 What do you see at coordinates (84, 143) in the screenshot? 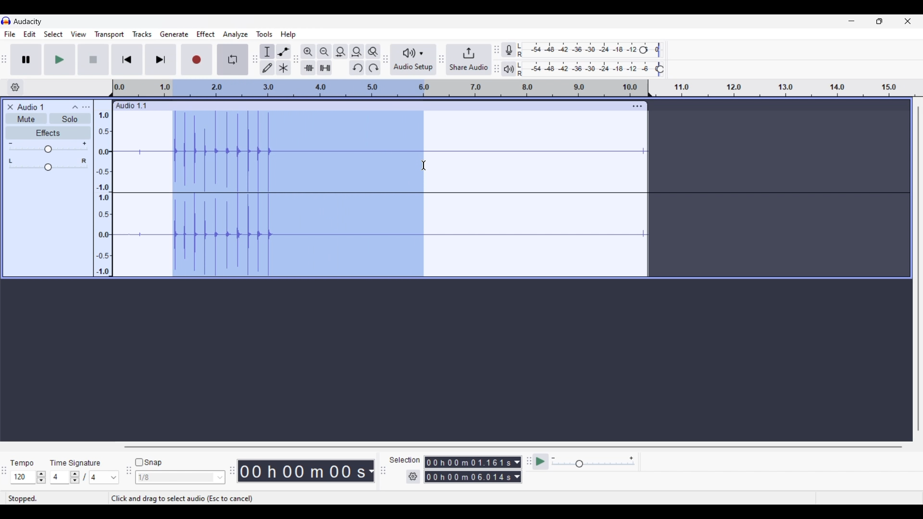
I see `Maximum gain` at bounding box center [84, 143].